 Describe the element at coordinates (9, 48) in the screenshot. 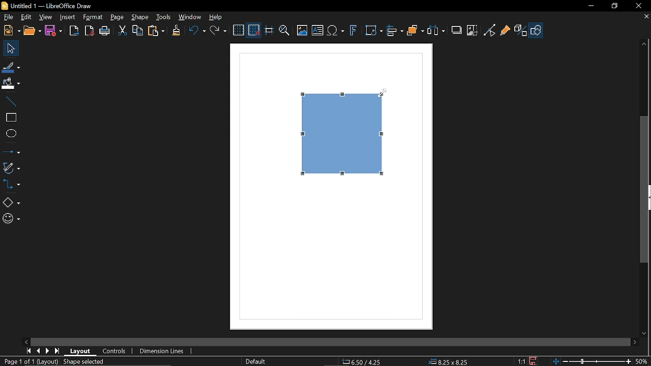

I see `Select tool` at that location.